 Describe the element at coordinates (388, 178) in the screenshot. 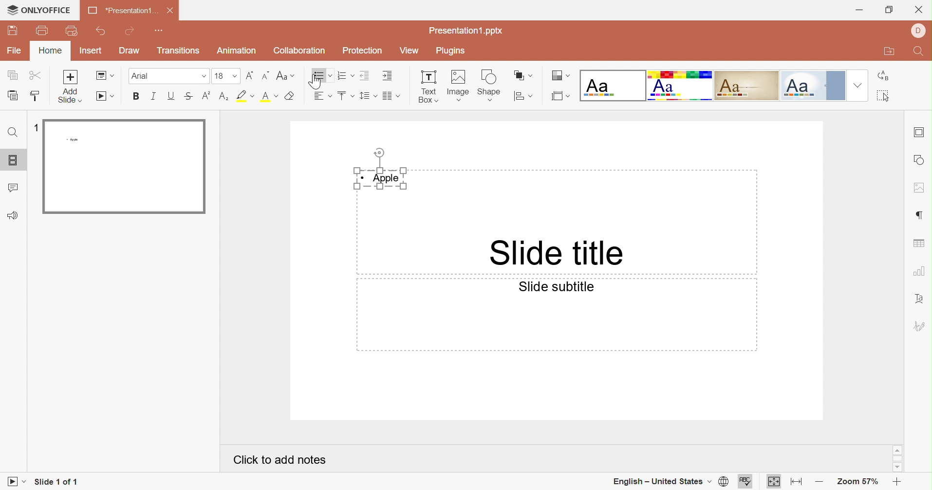

I see `Apple` at that location.